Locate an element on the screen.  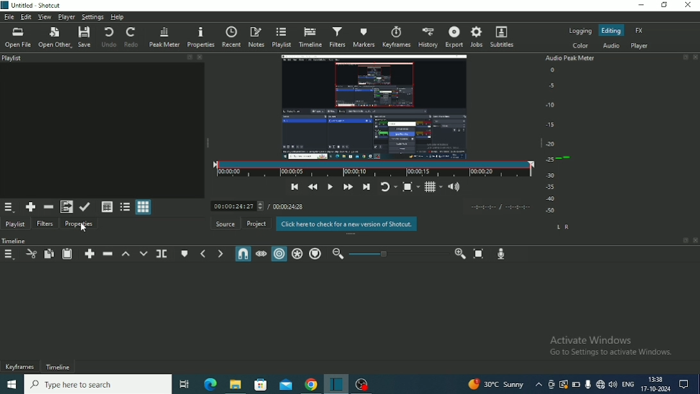
Append is located at coordinates (89, 254).